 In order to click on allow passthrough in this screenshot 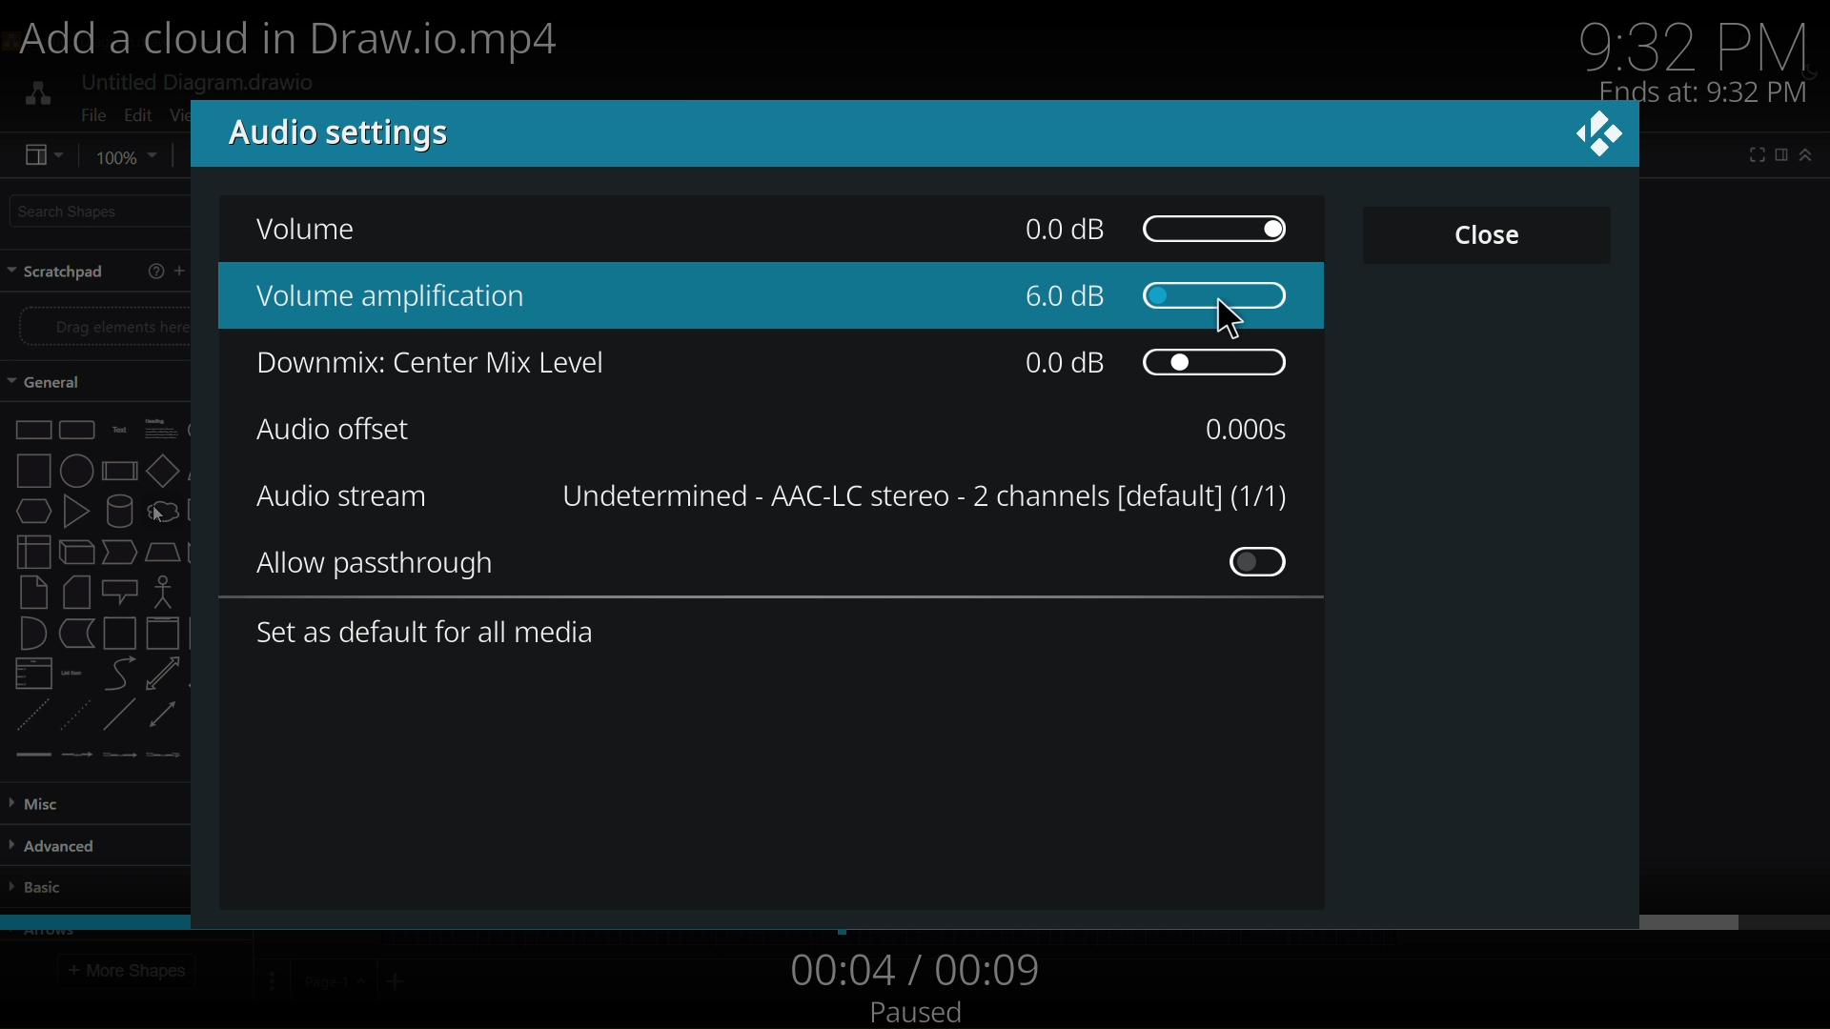, I will do `click(783, 566)`.